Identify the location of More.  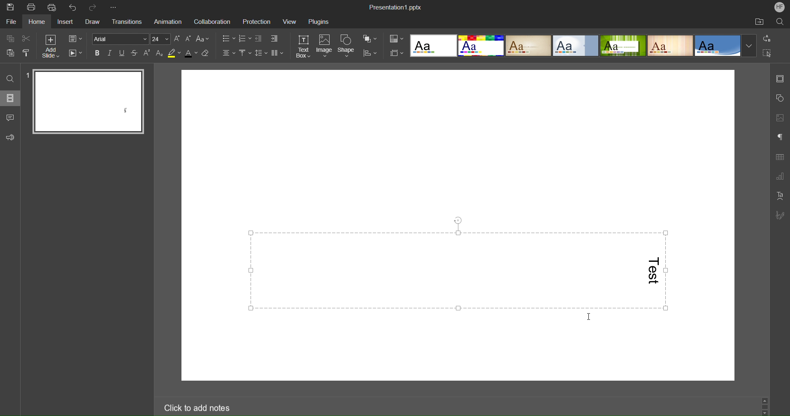
(116, 7).